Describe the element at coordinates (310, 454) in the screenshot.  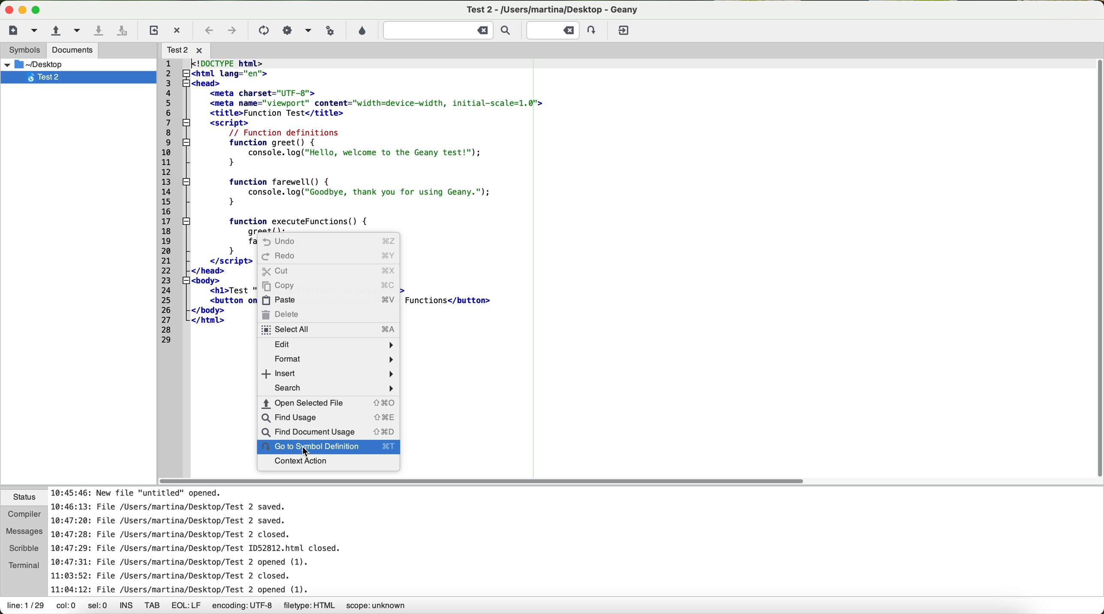
I see `cursor` at that location.